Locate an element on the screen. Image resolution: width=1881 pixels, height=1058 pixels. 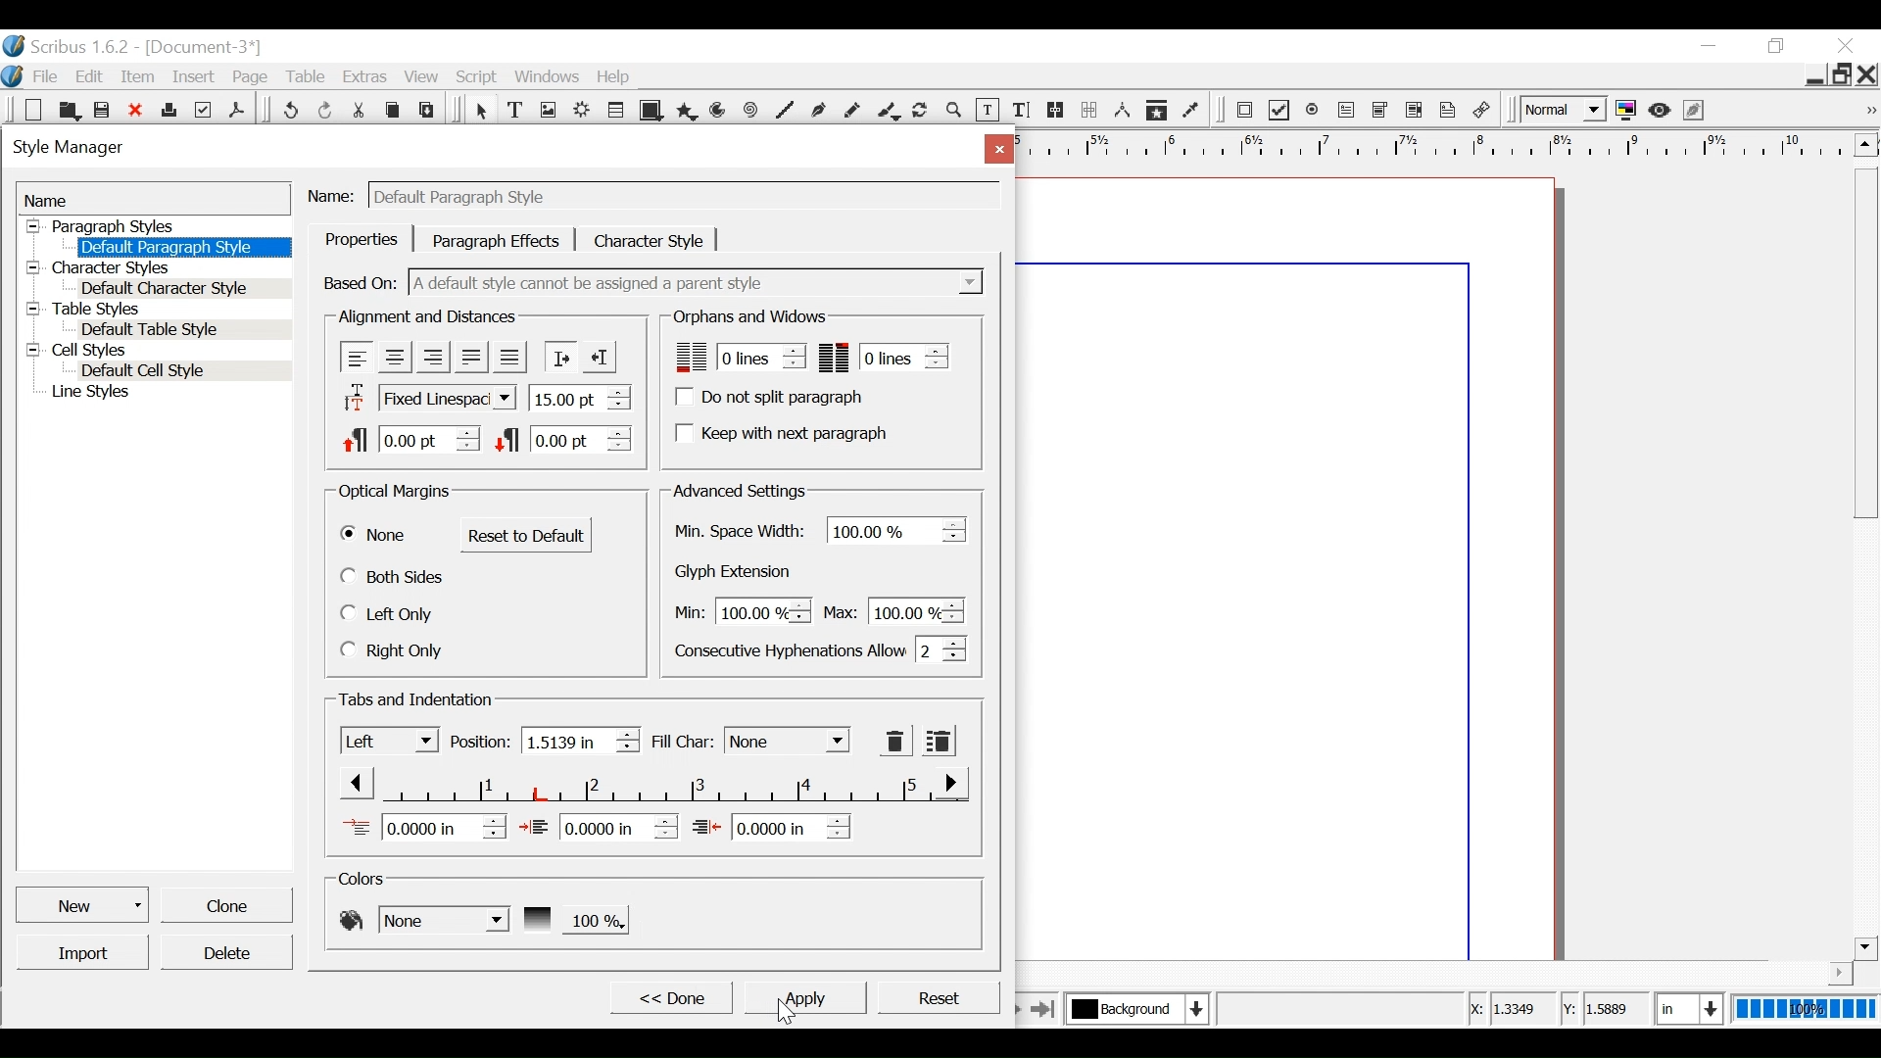
Select is located at coordinates (480, 111).